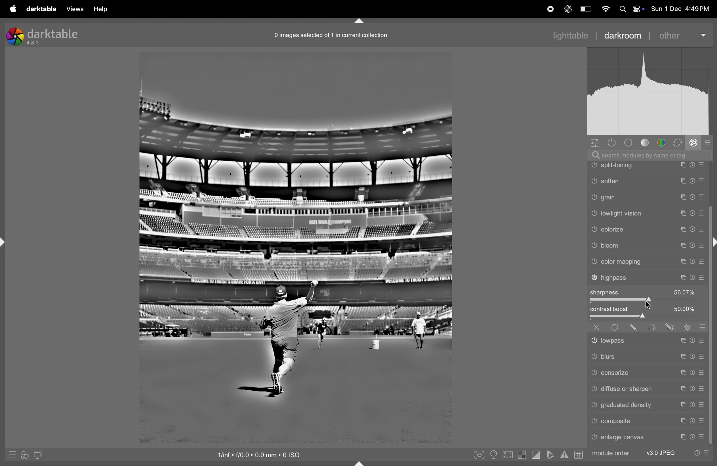 This screenshot has width=717, height=466. Describe the element at coordinates (647, 404) in the screenshot. I see `gratitude density` at that location.